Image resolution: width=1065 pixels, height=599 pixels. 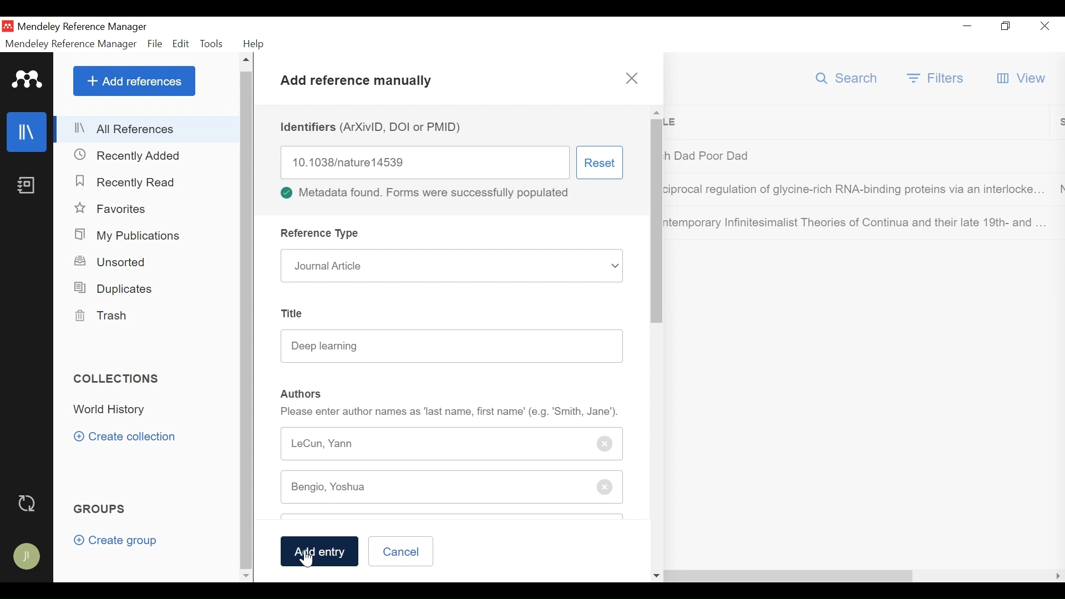 I want to click on Avatar, so click(x=26, y=556).